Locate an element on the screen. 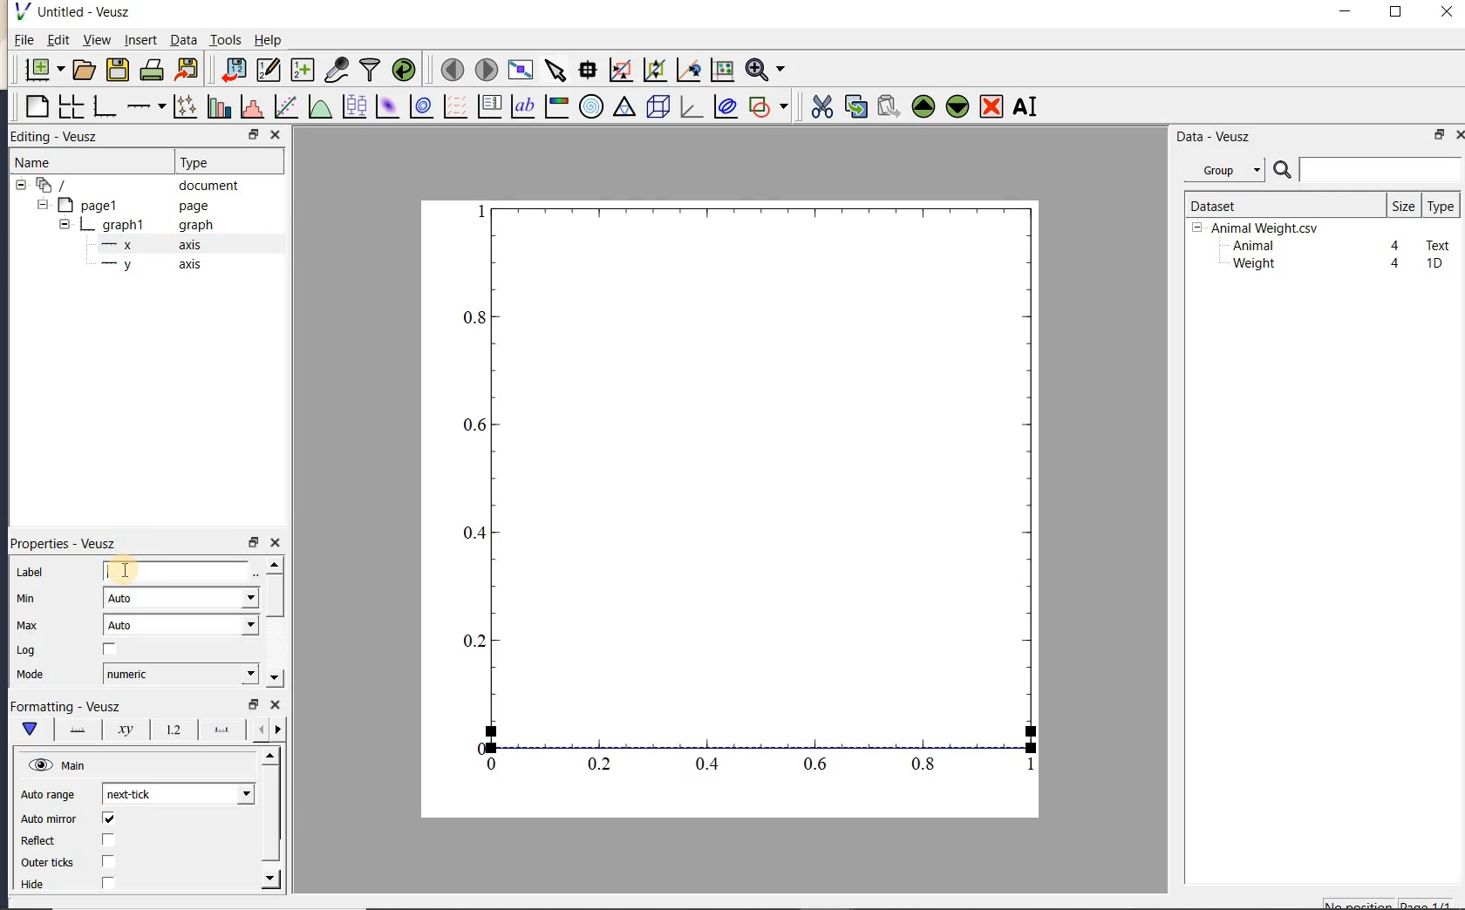 The width and height of the screenshot is (1465, 910). filter data is located at coordinates (371, 68).